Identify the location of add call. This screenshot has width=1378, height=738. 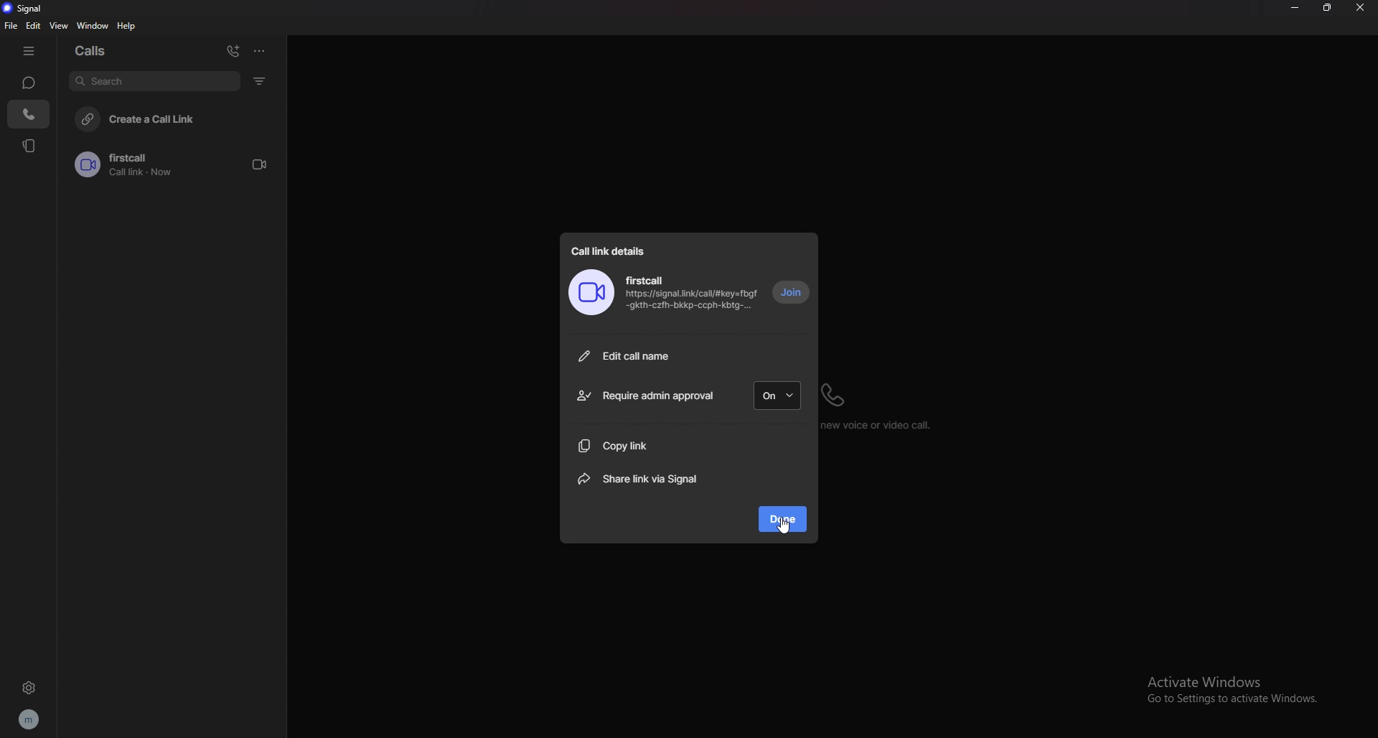
(233, 51).